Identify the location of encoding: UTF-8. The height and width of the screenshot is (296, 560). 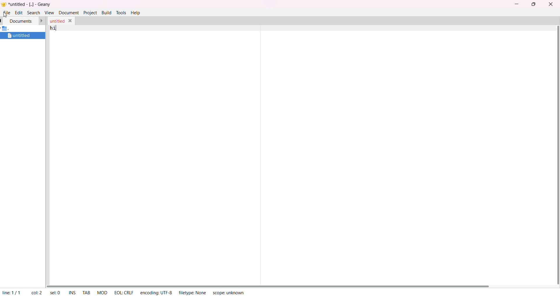
(157, 292).